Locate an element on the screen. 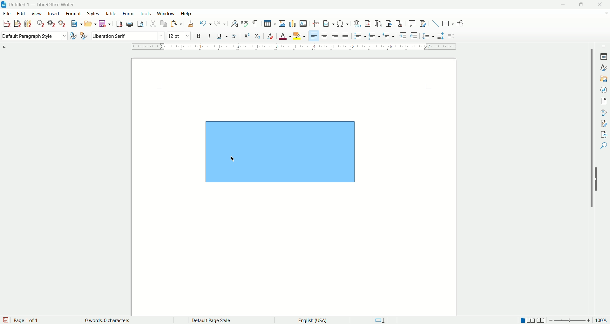  ordered list is located at coordinates (374, 35).